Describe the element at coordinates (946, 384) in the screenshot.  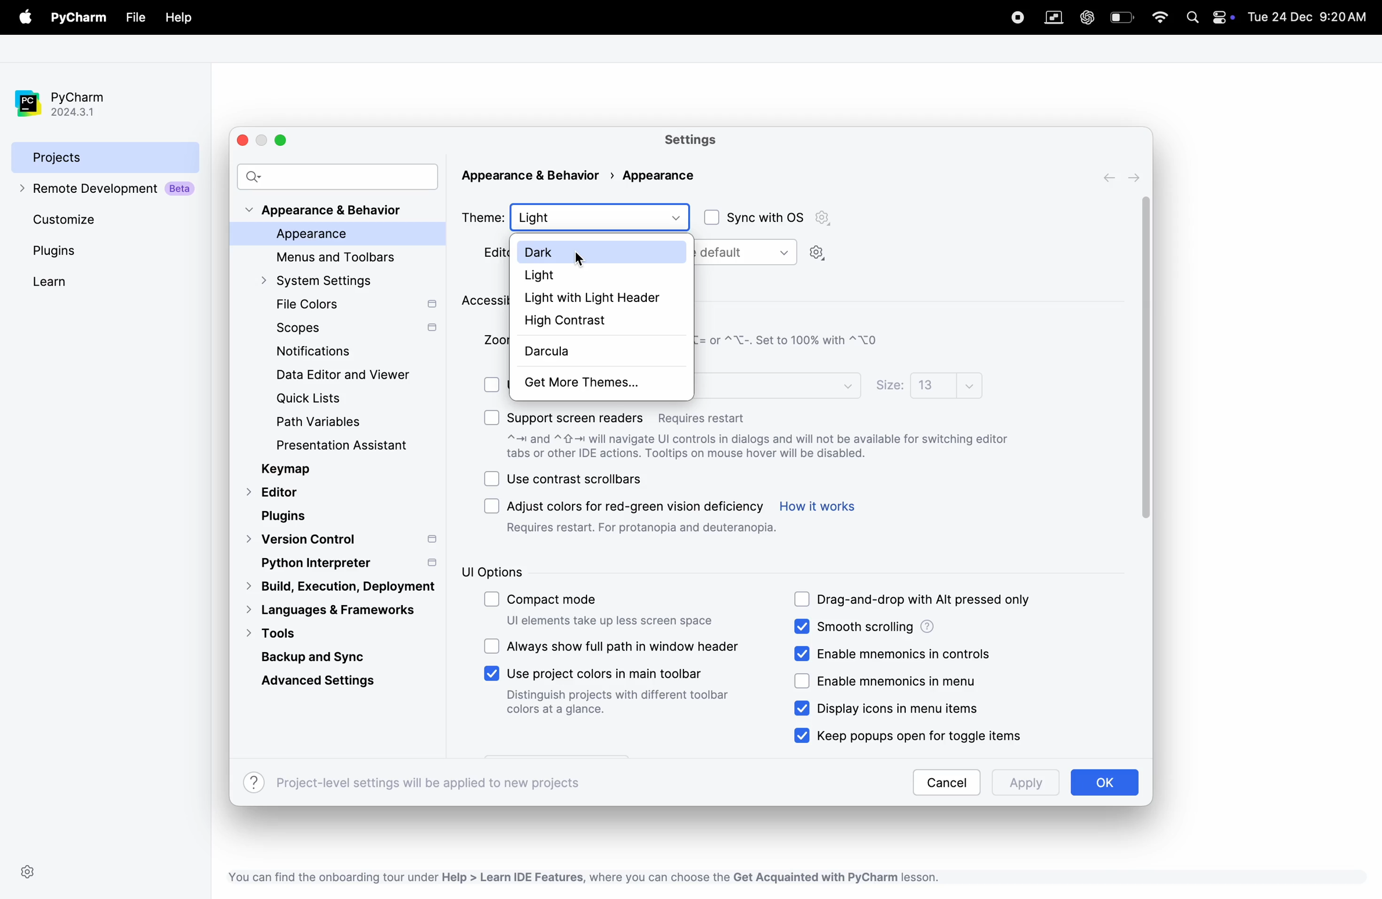
I see `13` at that location.